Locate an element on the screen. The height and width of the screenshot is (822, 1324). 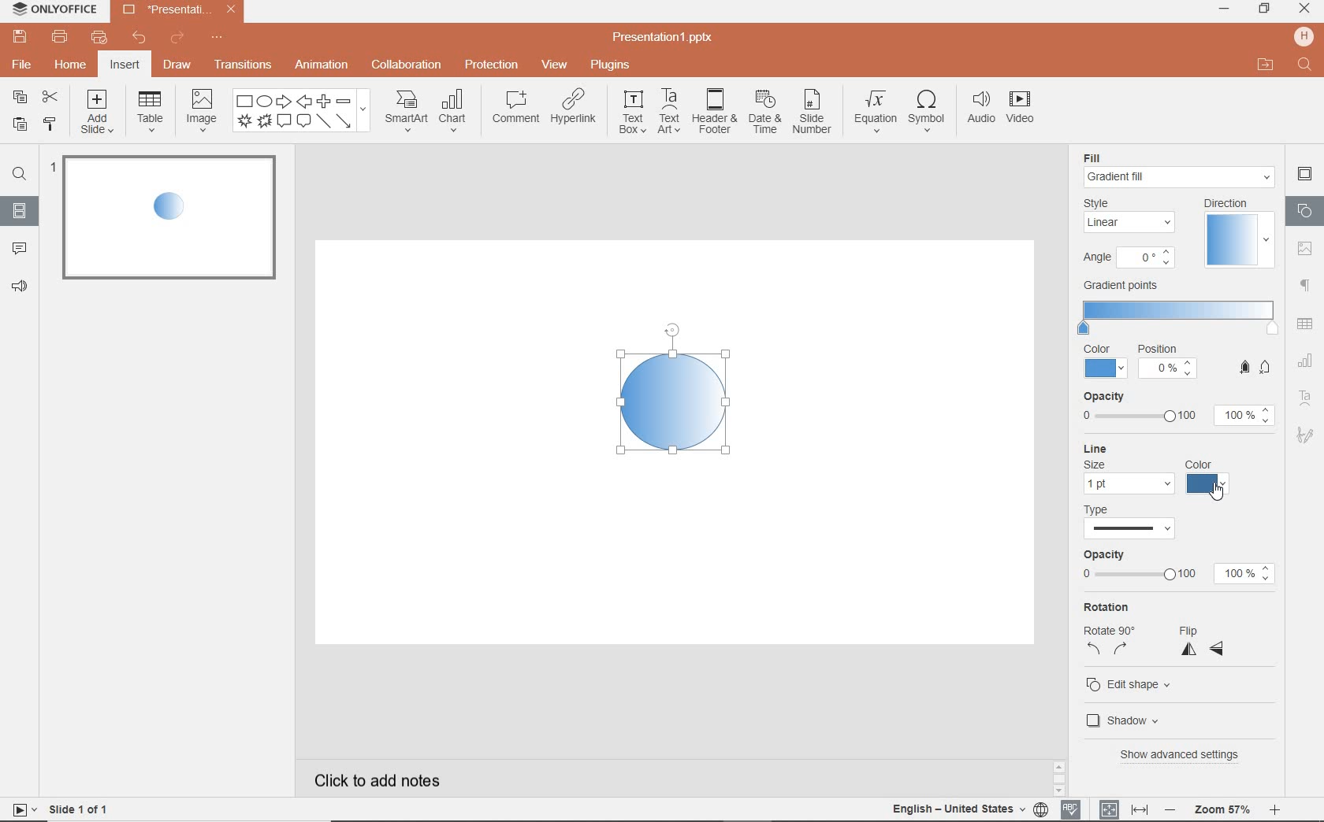
feedback & support is located at coordinates (18, 288).